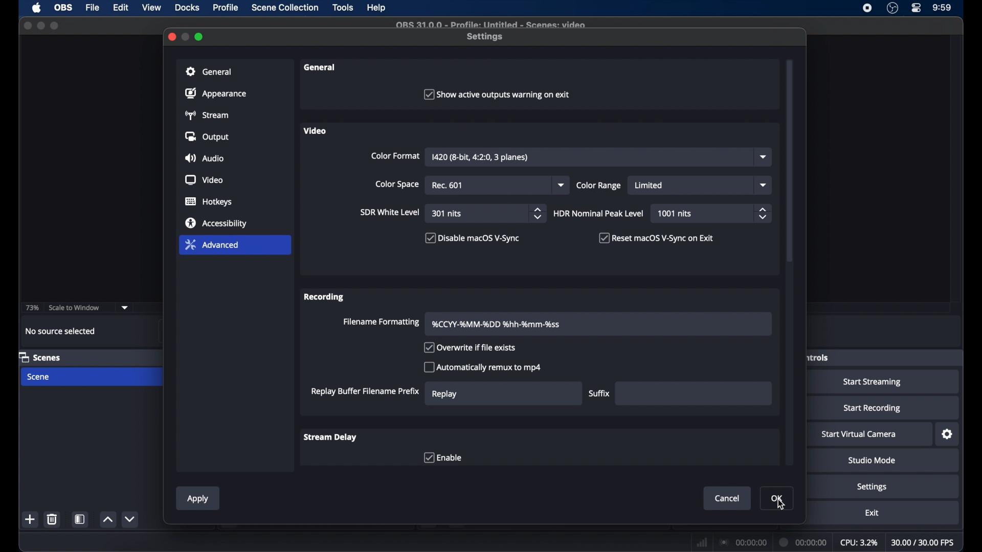 The width and height of the screenshot is (982, 552). I want to click on add, so click(31, 520).